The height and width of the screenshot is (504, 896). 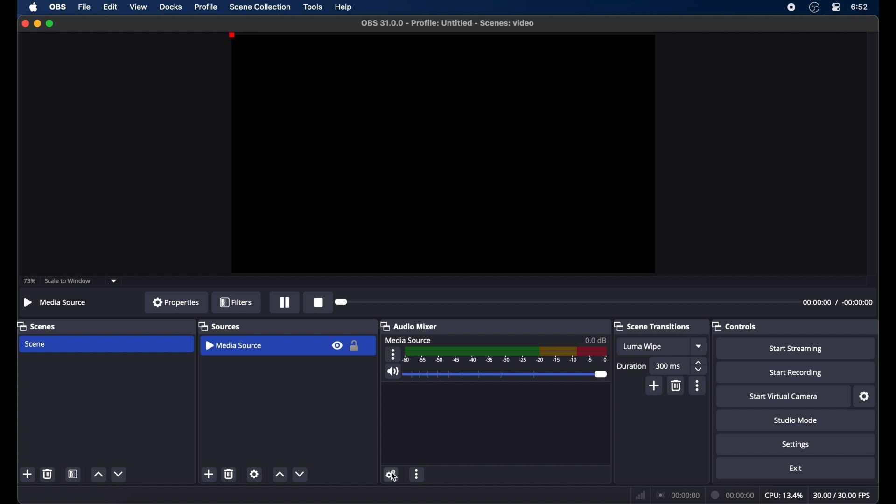 I want to click on delete, so click(x=47, y=474).